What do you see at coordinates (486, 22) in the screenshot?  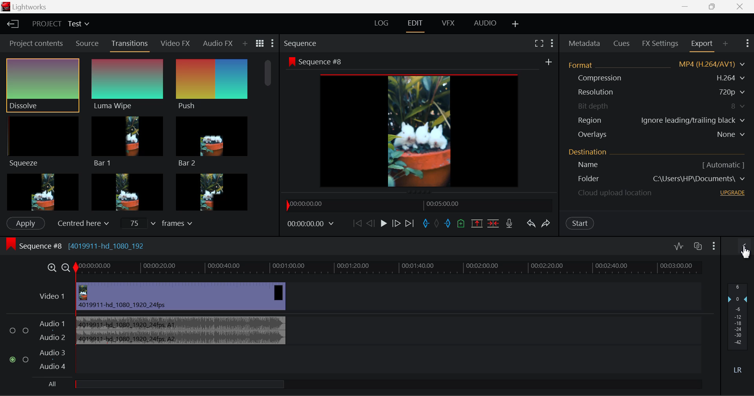 I see `AUDIO Layout` at bounding box center [486, 22].